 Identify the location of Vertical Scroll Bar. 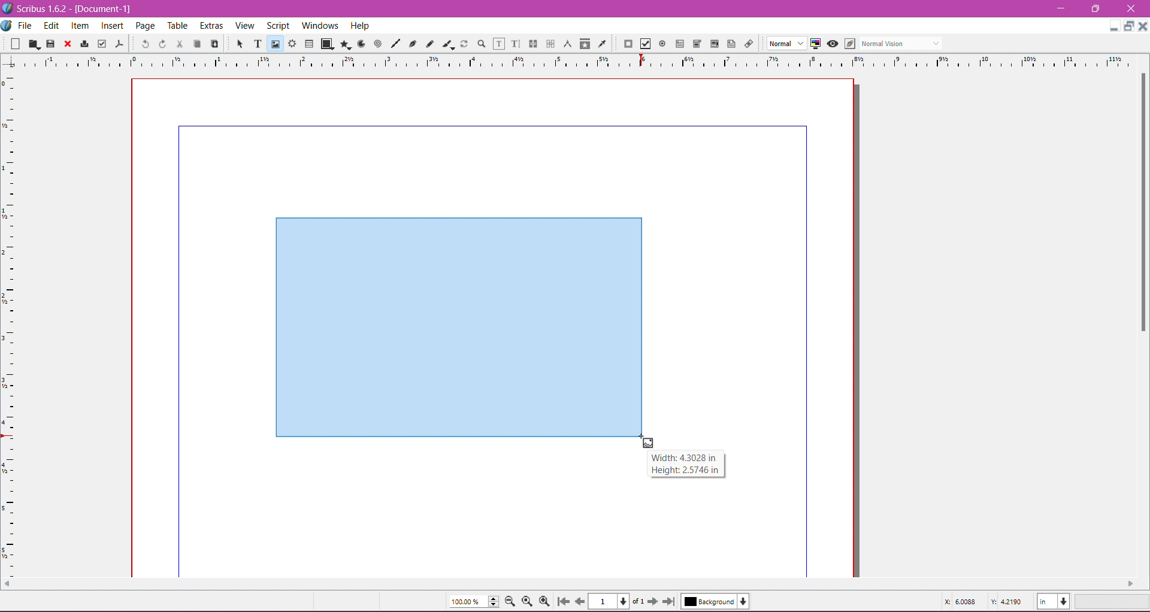
(1140, 202).